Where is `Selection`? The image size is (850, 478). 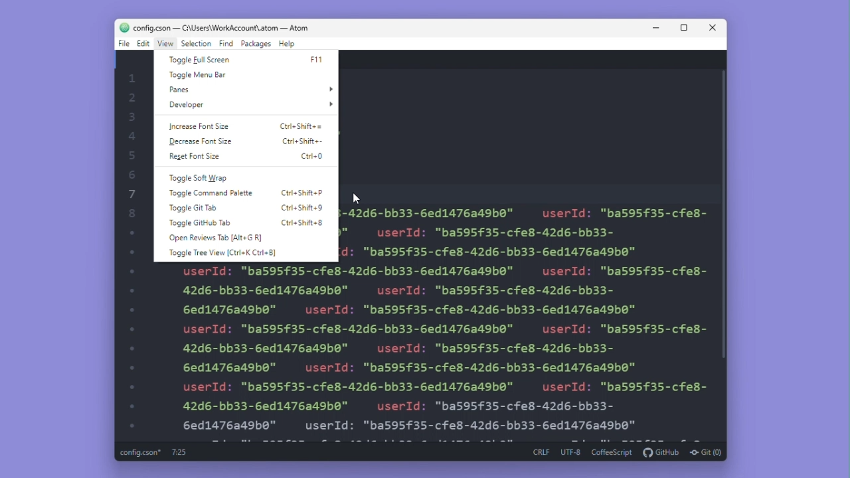
Selection is located at coordinates (197, 44).